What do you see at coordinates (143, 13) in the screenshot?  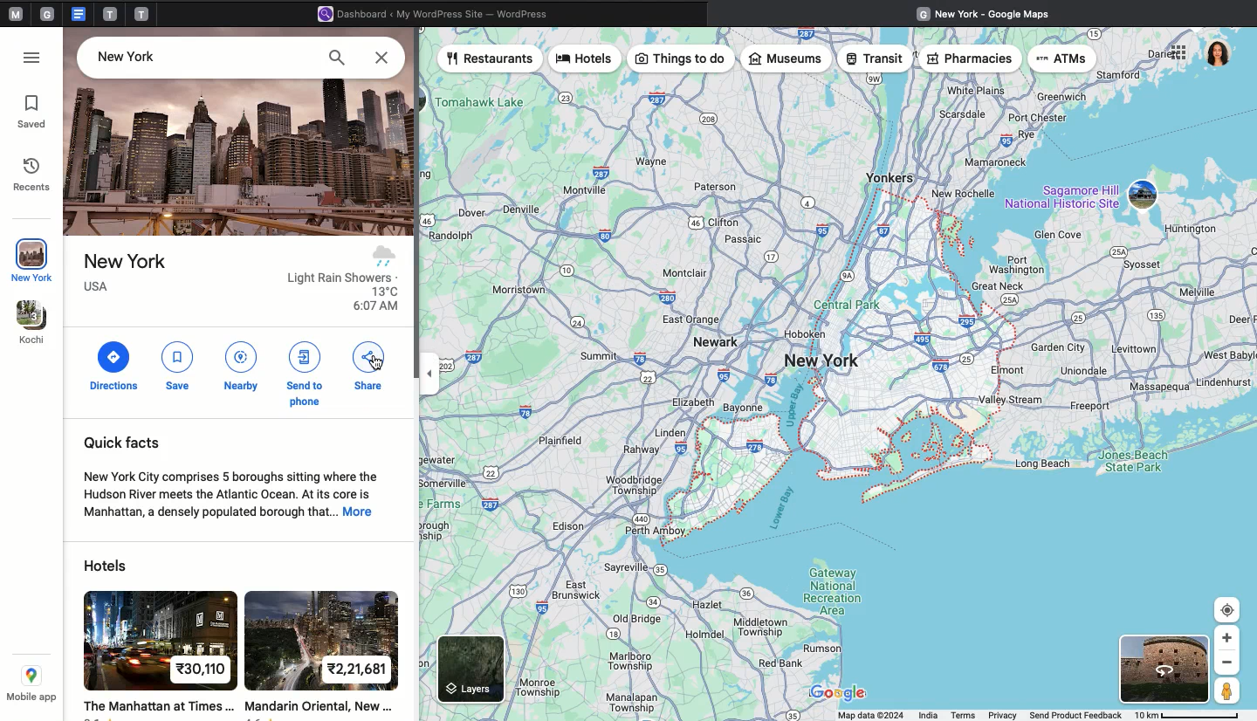 I see `tab` at bounding box center [143, 13].